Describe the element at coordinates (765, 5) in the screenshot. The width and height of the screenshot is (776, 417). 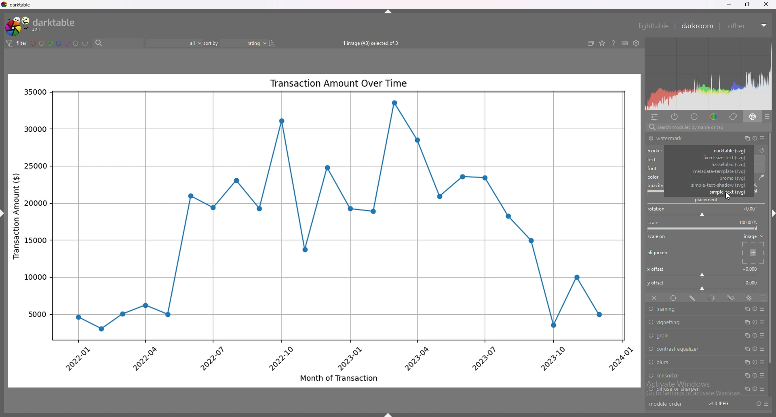
I see `close` at that location.